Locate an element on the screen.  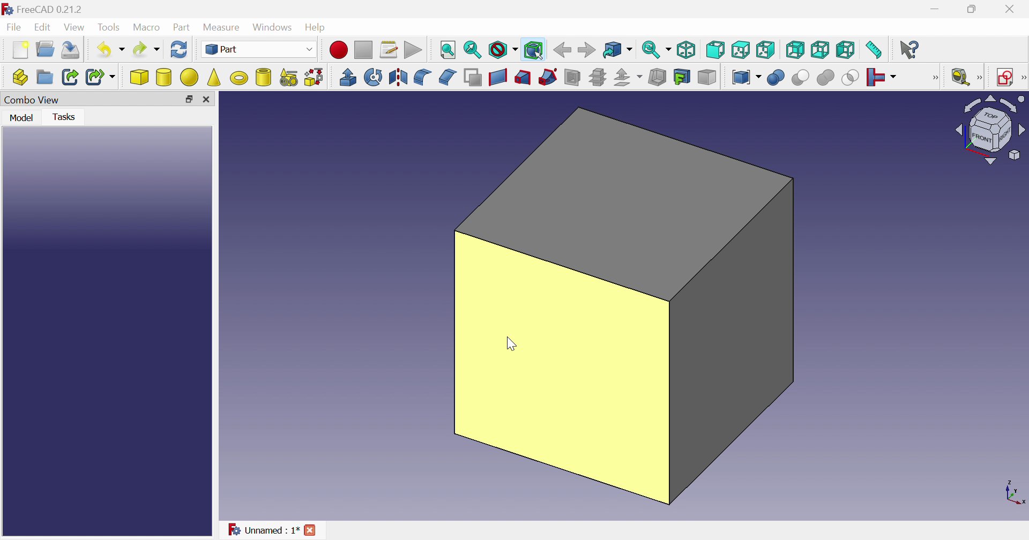
Create primitives... is located at coordinates (289, 78).